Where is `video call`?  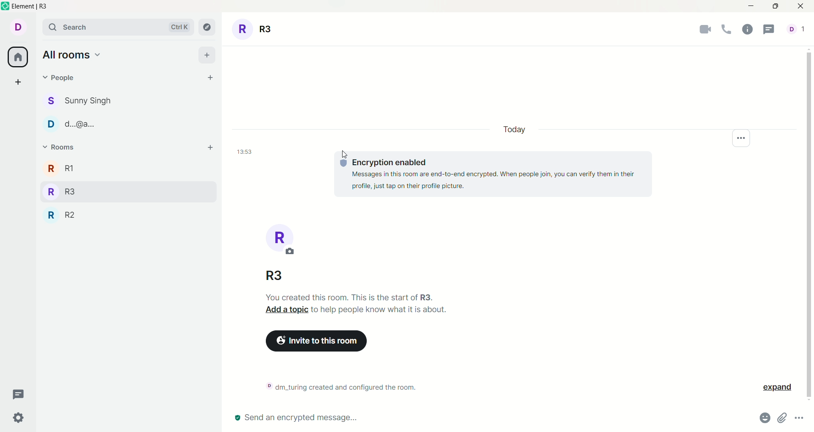
video call is located at coordinates (701, 29).